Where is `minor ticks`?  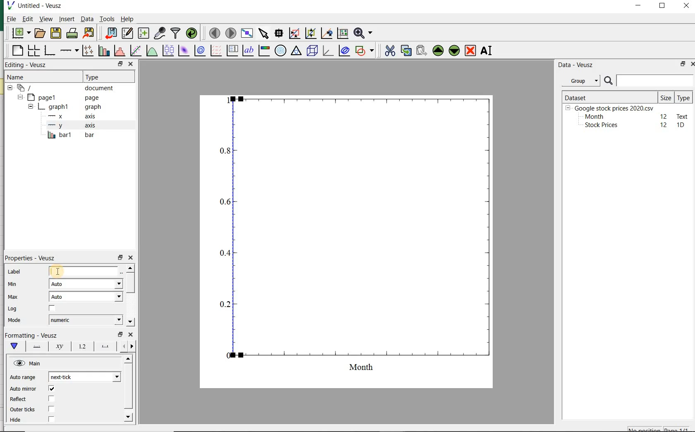 minor ticks is located at coordinates (127, 347).